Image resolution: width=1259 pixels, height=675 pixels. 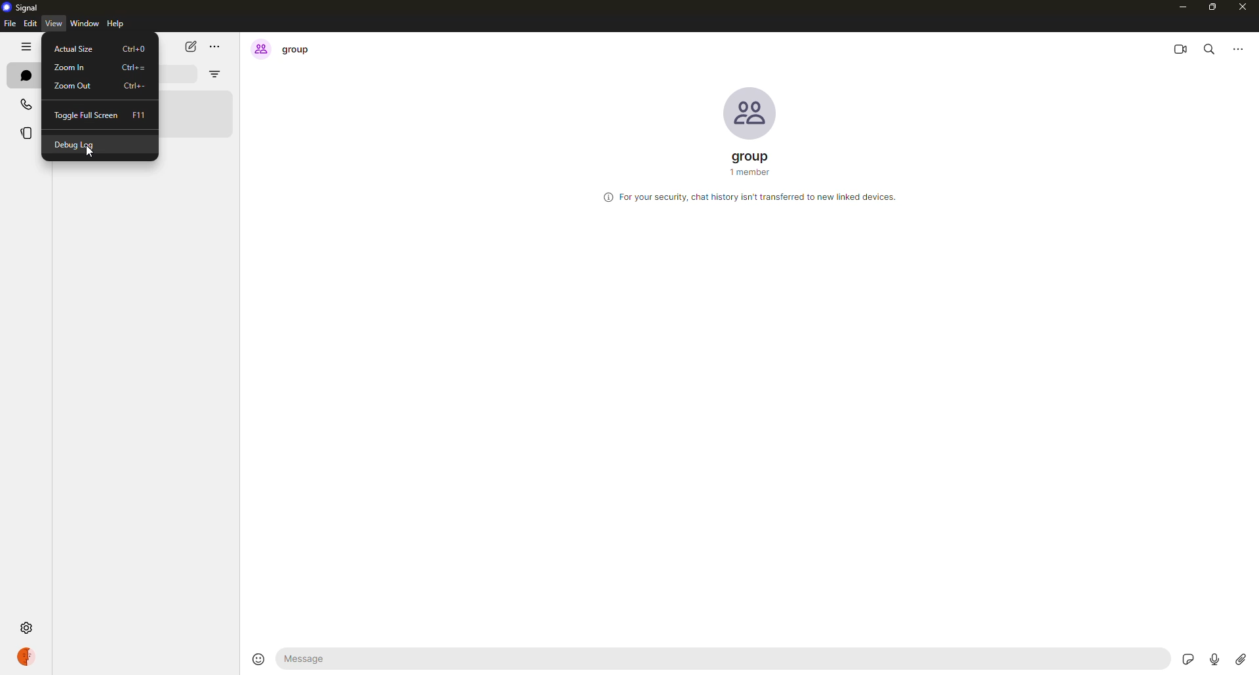 I want to click on profile pic, so click(x=750, y=114).